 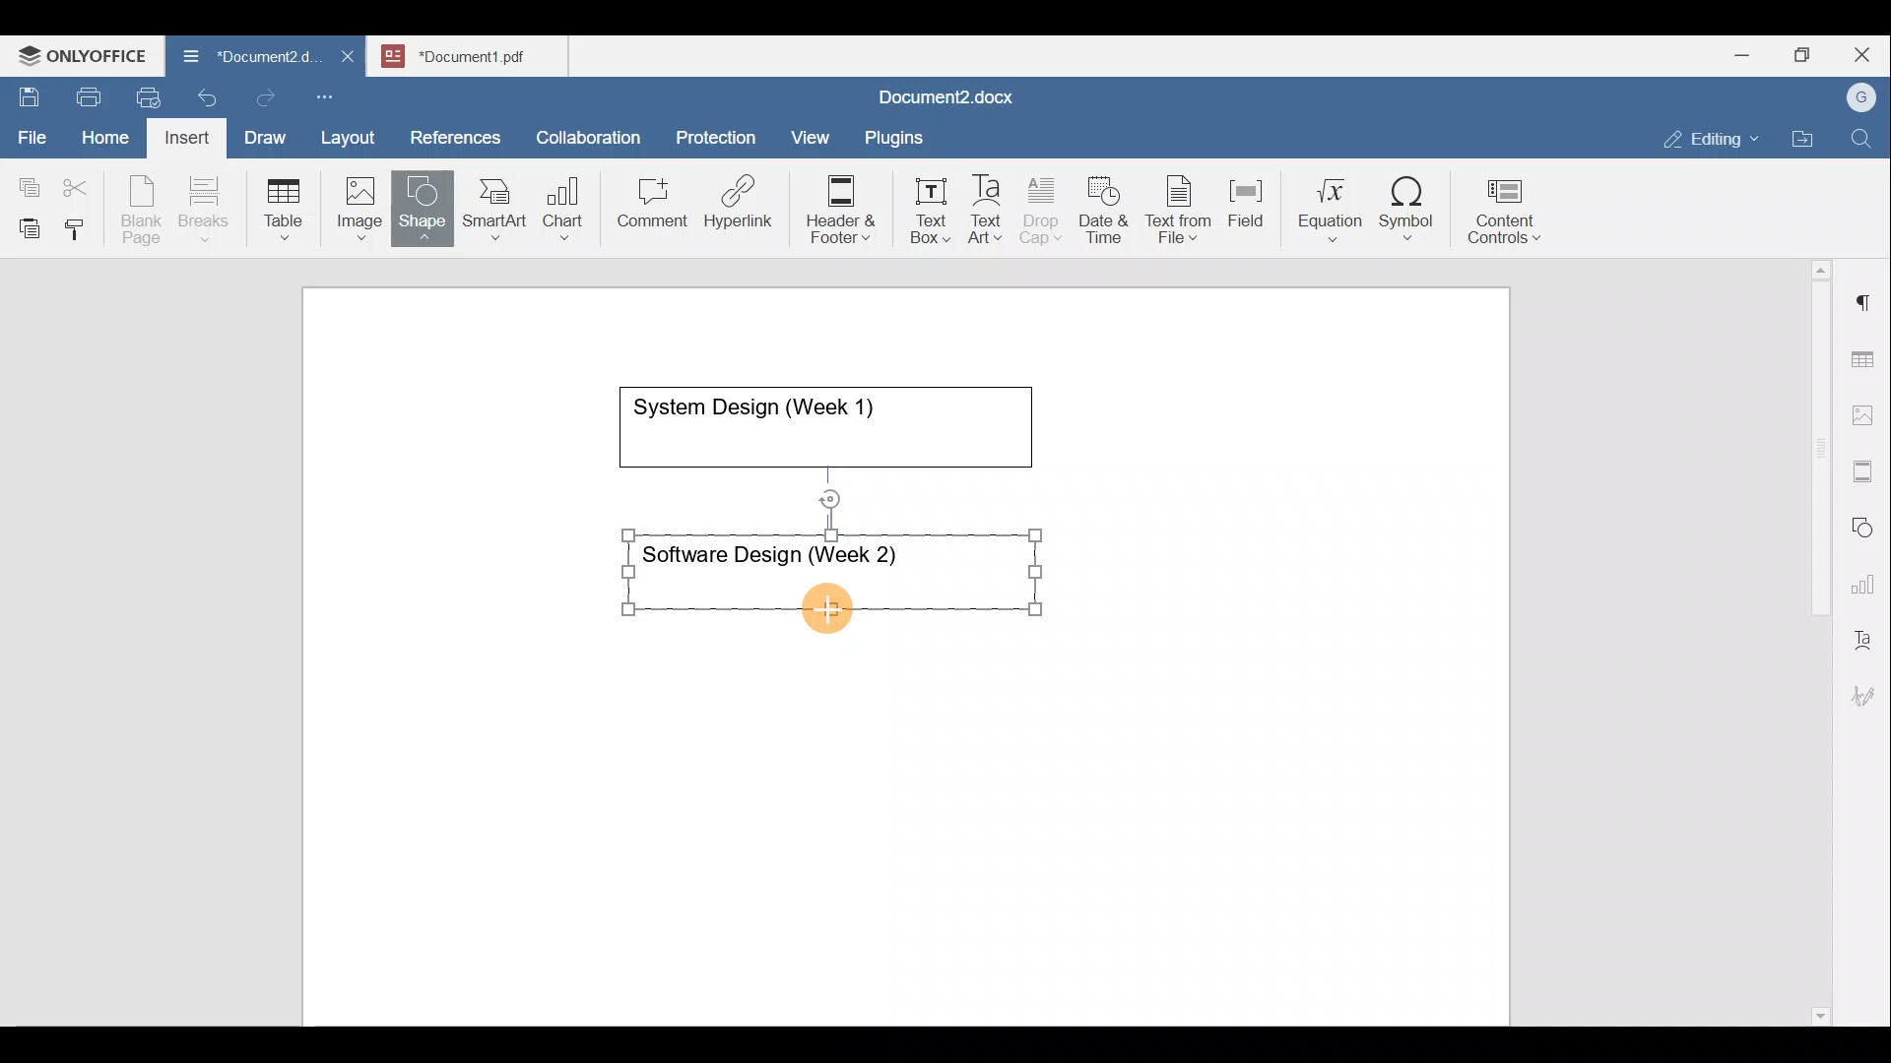 What do you see at coordinates (332, 94) in the screenshot?
I see `Customize quick access toolbar` at bounding box center [332, 94].